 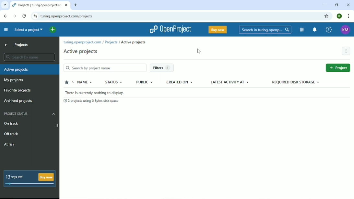 What do you see at coordinates (14, 80) in the screenshot?
I see `My projects` at bounding box center [14, 80].